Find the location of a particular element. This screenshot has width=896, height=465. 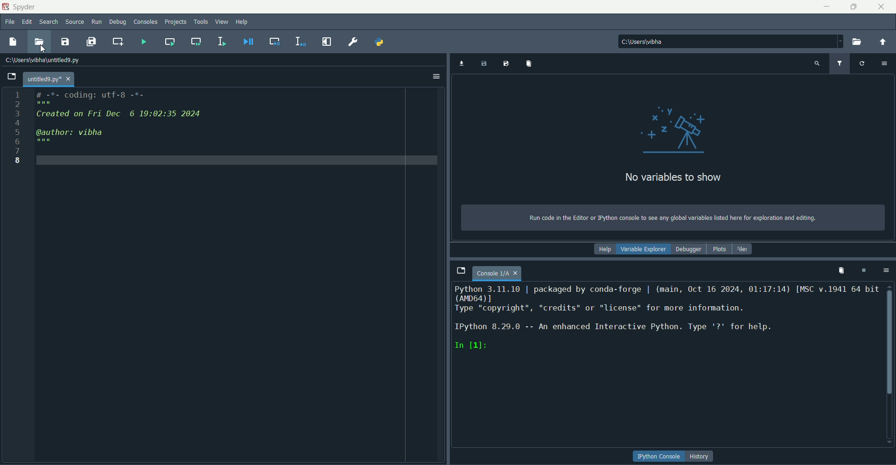

refresh variable is located at coordinates (863, 63).